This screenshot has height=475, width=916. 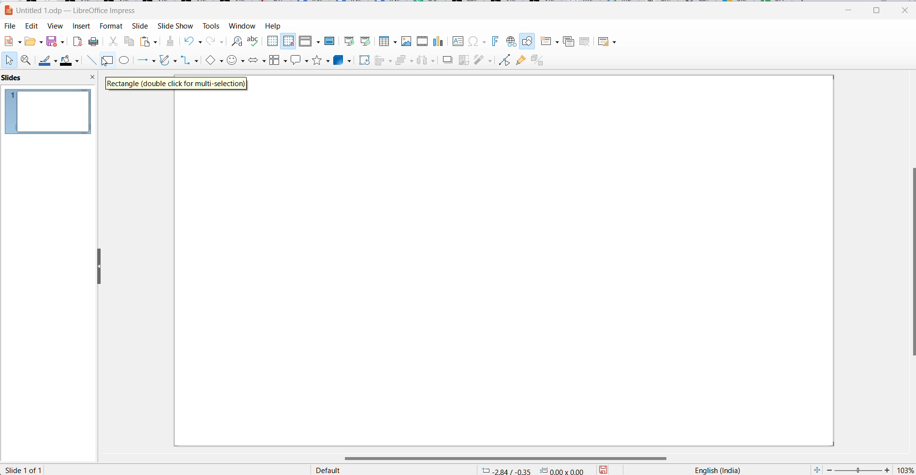 What do you see at coordinates (216, 42) in the screenshot?
I see `redo` at bounding box center [216, 42].